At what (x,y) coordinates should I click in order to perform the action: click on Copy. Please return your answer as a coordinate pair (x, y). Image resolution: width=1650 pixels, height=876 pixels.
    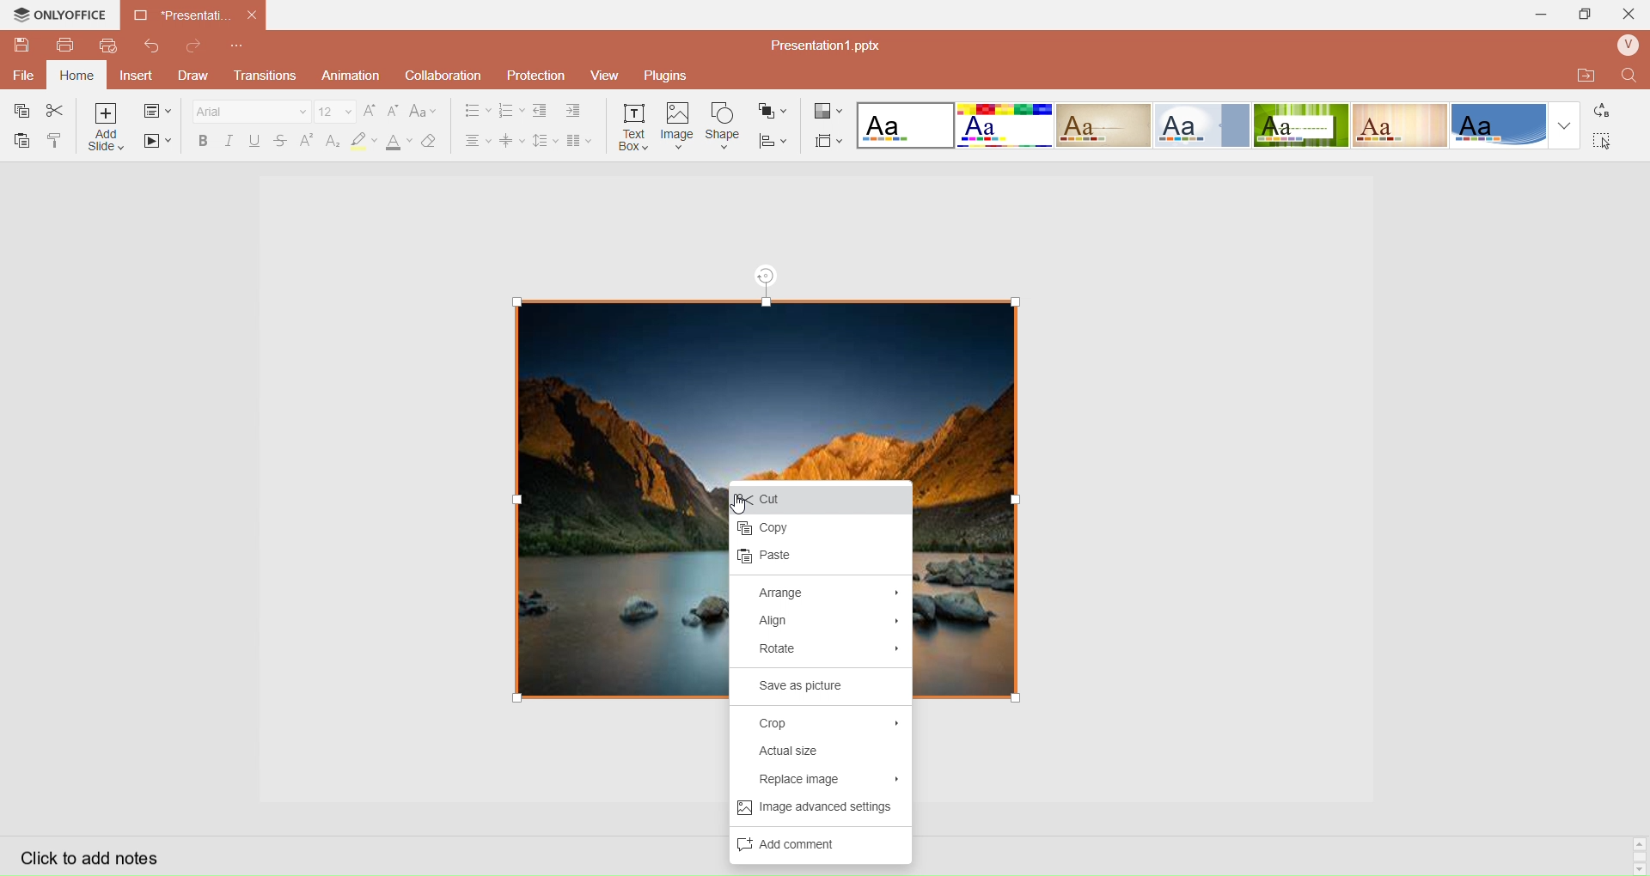
    Looking at the image, I should click on (22, 111).